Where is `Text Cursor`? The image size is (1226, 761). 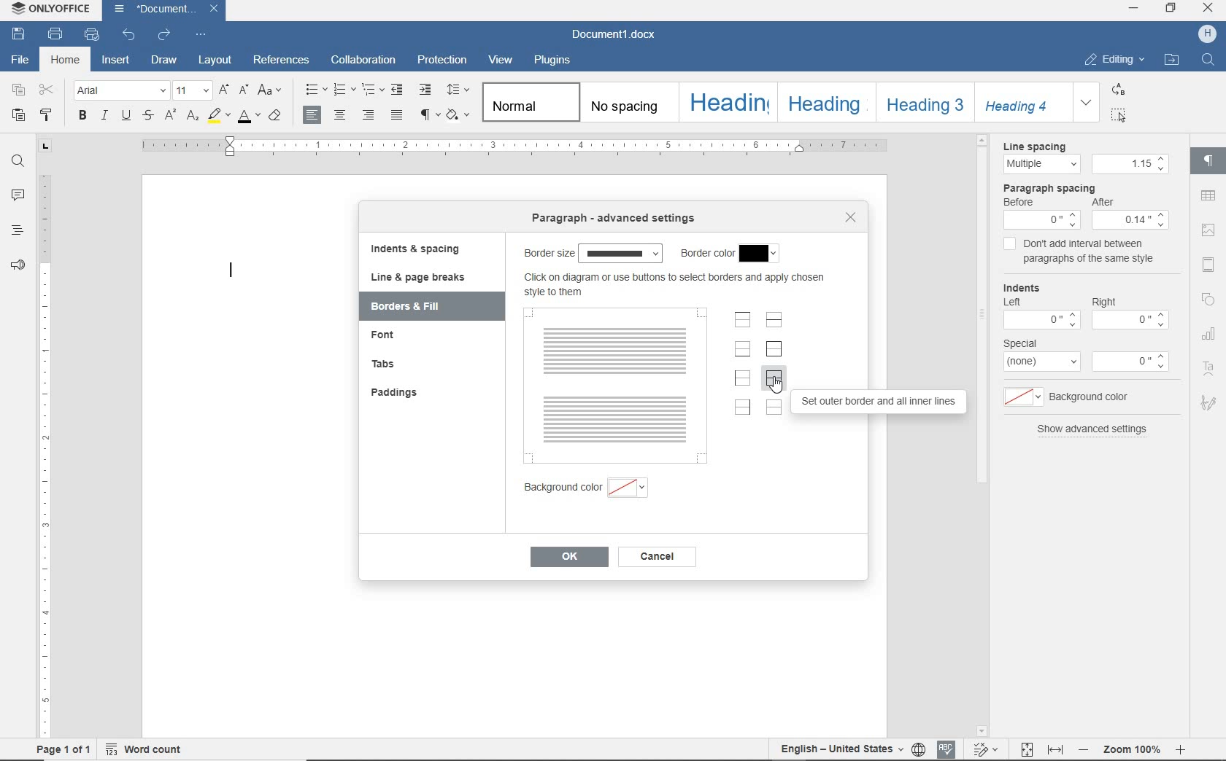
Text Cursor is located at coordinates (228, 269).